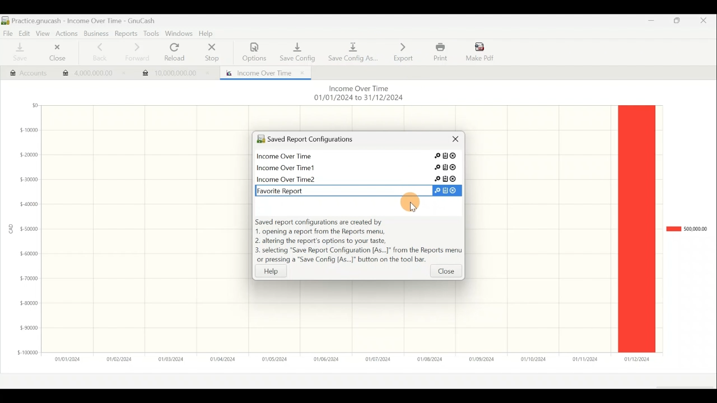  What do you see at coordinates (636, 228) in the screenshot?
I see `Bar` at bounding box center [636, 228].